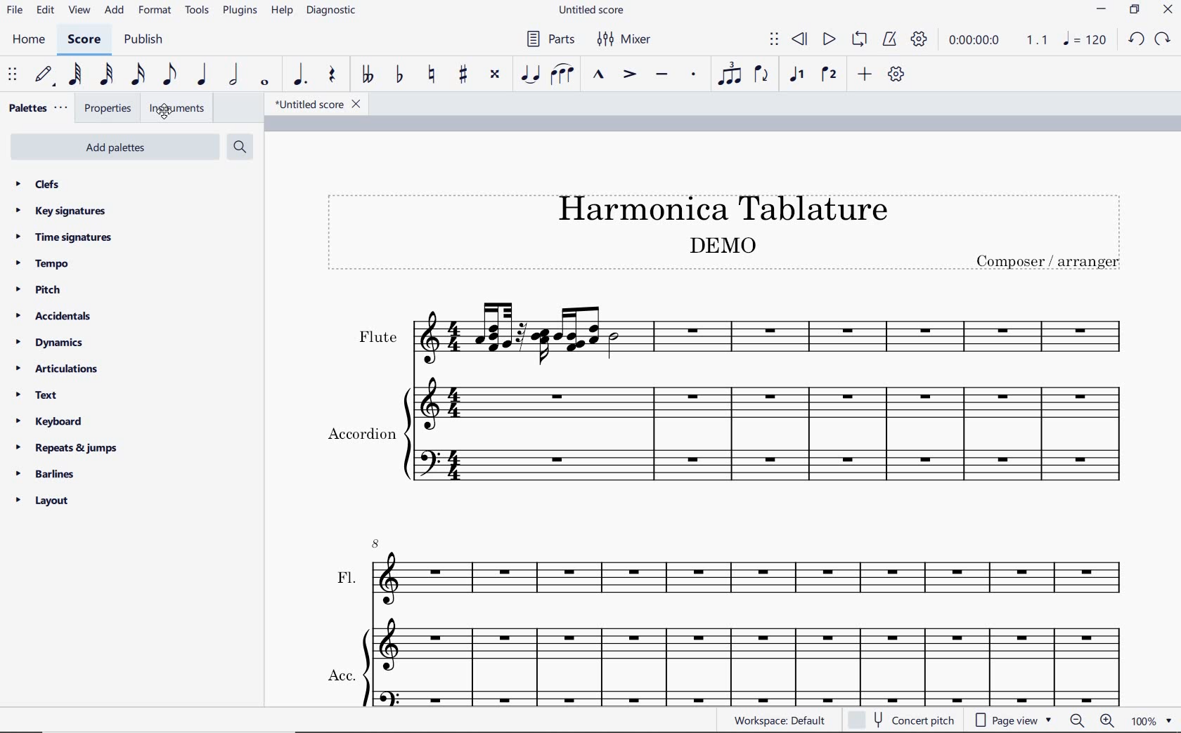  What do you see at coordinates (53, 423) in the screenshot?
I see `keyboard` at bounding box center [53, 423].